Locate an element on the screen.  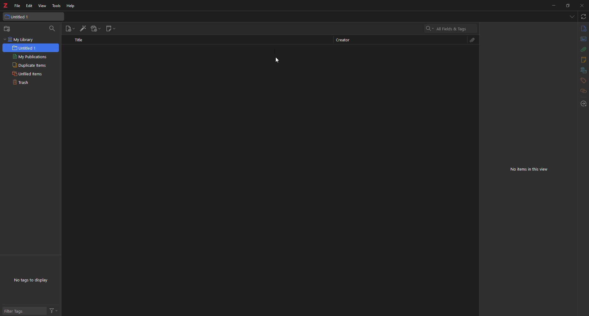
locate is located at coordinates (583, 103).